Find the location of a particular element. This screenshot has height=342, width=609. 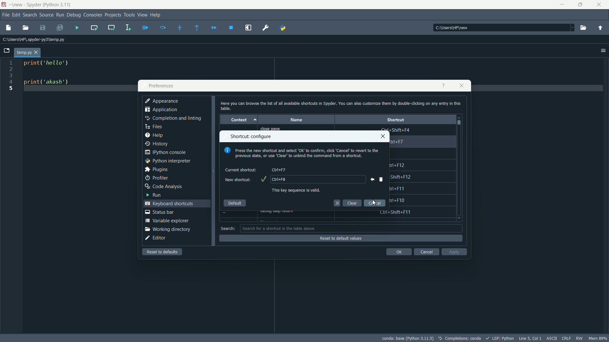

tools menu is located at coordinates (129, 15).